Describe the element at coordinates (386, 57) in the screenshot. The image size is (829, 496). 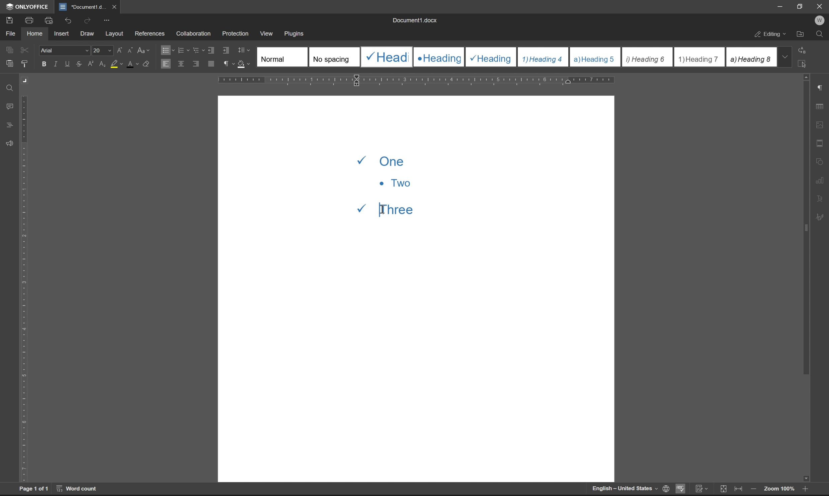
I see `Heading 1` at that location.